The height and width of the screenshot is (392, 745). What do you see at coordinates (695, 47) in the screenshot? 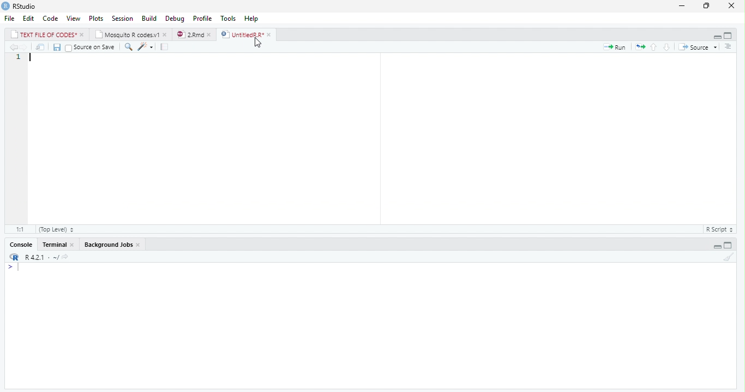
I see `Source` at bounding box center [695, 47].